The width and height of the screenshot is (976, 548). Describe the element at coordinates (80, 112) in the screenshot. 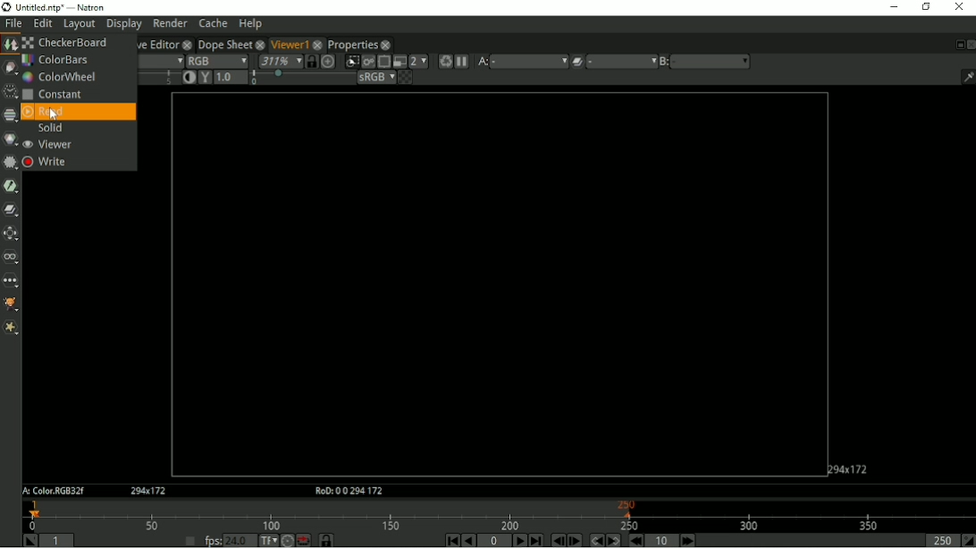

I see `Read` at that location.